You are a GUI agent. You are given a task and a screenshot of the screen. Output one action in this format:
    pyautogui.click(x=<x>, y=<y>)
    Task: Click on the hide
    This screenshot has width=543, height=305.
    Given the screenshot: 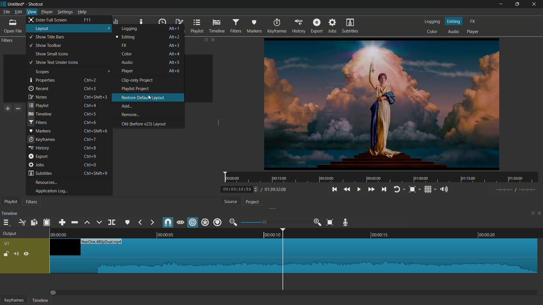 What is the action you would take?
    pyautogui.click(x=27, y=254)
    